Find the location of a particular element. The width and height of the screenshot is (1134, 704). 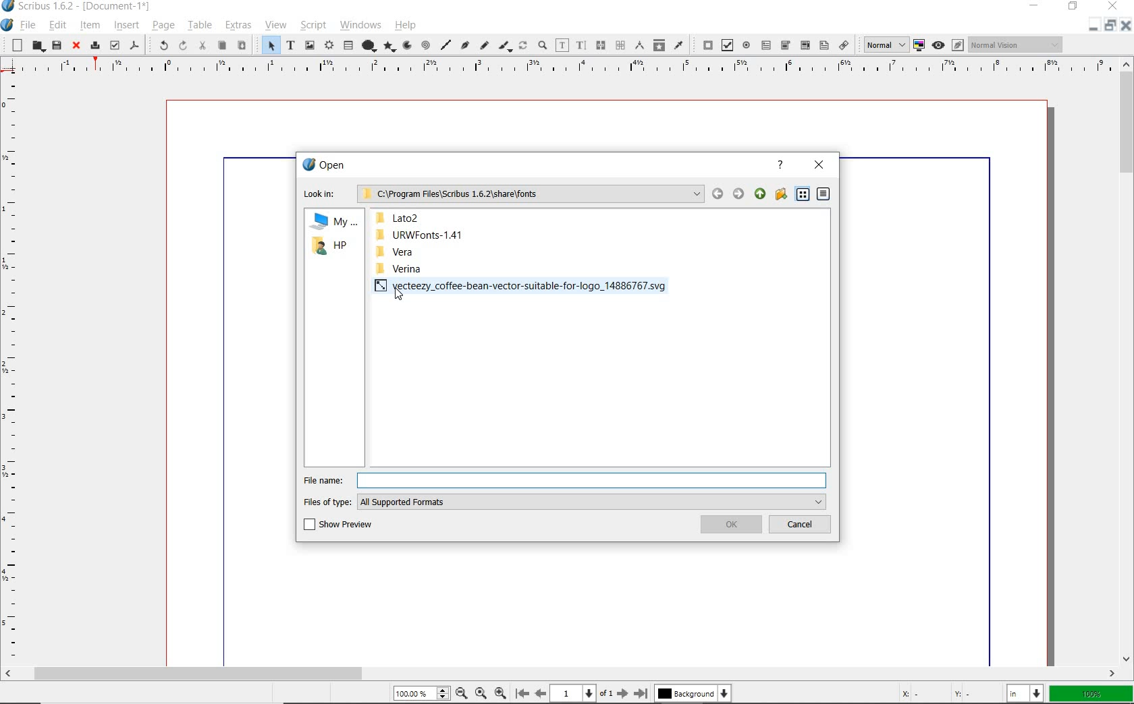

select item is located at coordinates (267, 45).